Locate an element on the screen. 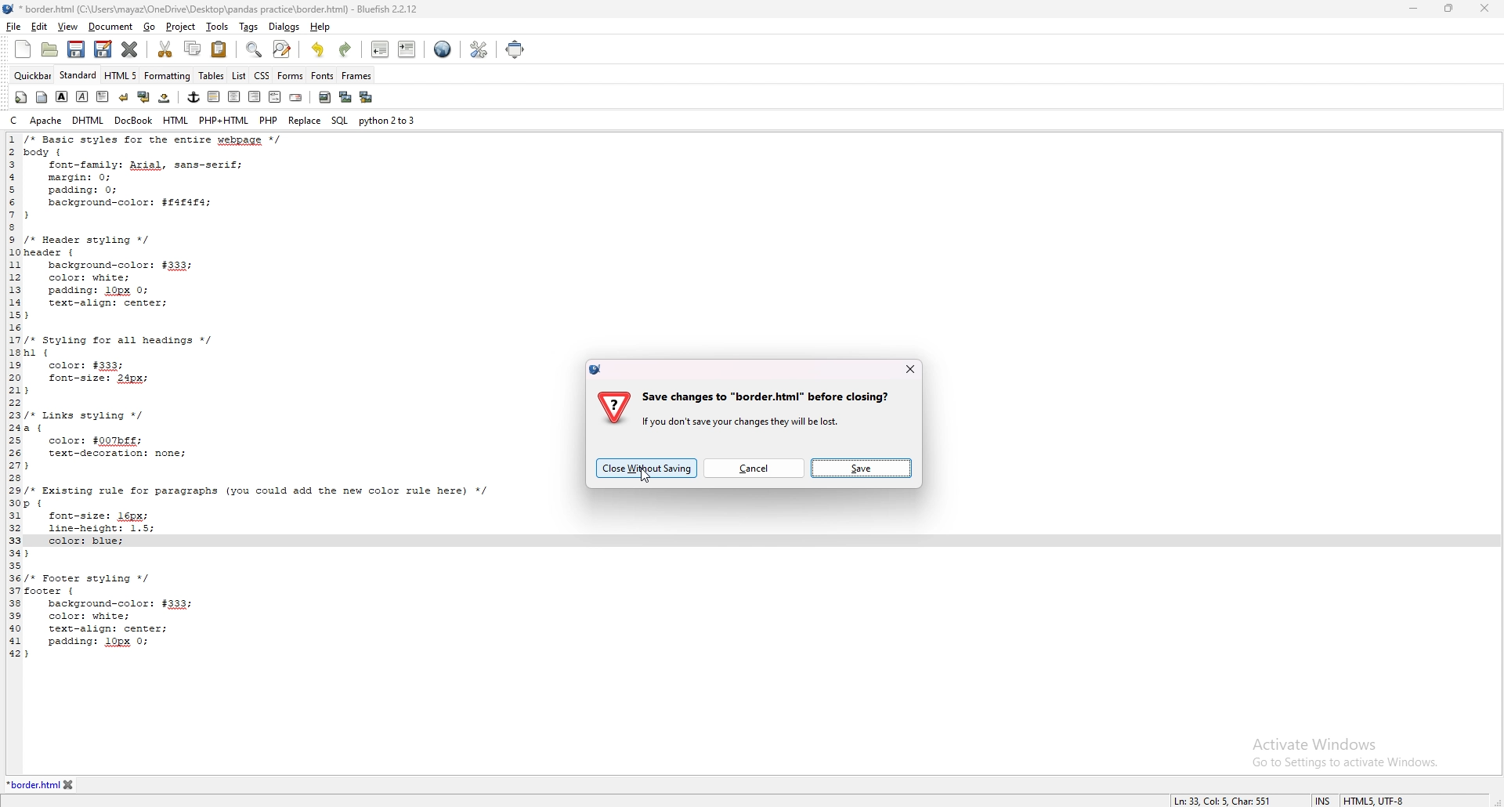  close without saving is located at coordinates (647, 467).